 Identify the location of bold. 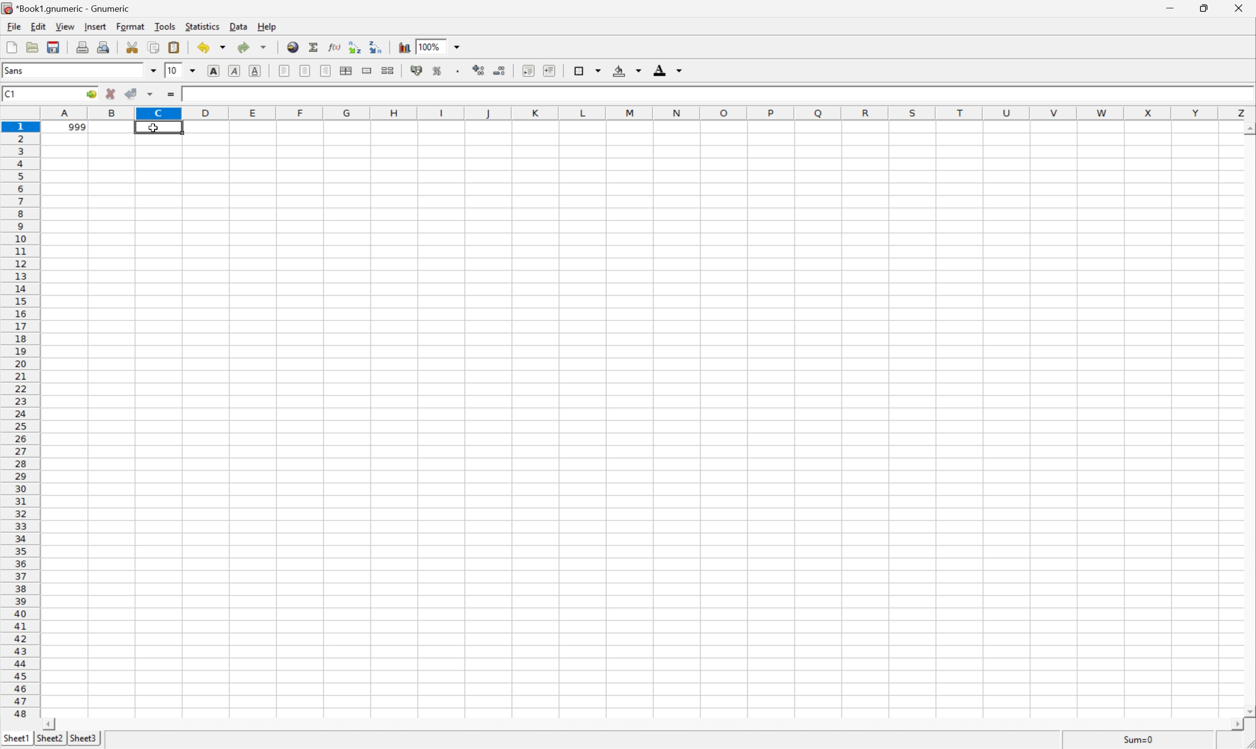
(216, 70).